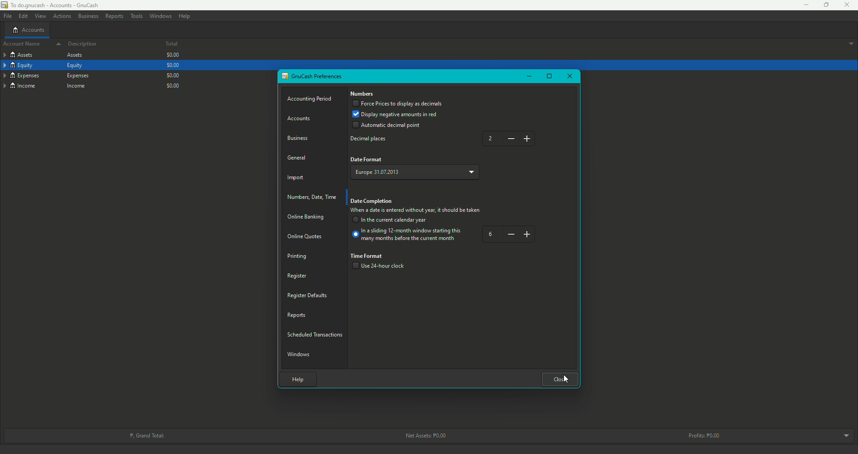 This screenshot has height=454, width=858. What do you see at coordinates (313, 76) in the screenshot?
I see `Preferences` at bounding box center [313, 76].